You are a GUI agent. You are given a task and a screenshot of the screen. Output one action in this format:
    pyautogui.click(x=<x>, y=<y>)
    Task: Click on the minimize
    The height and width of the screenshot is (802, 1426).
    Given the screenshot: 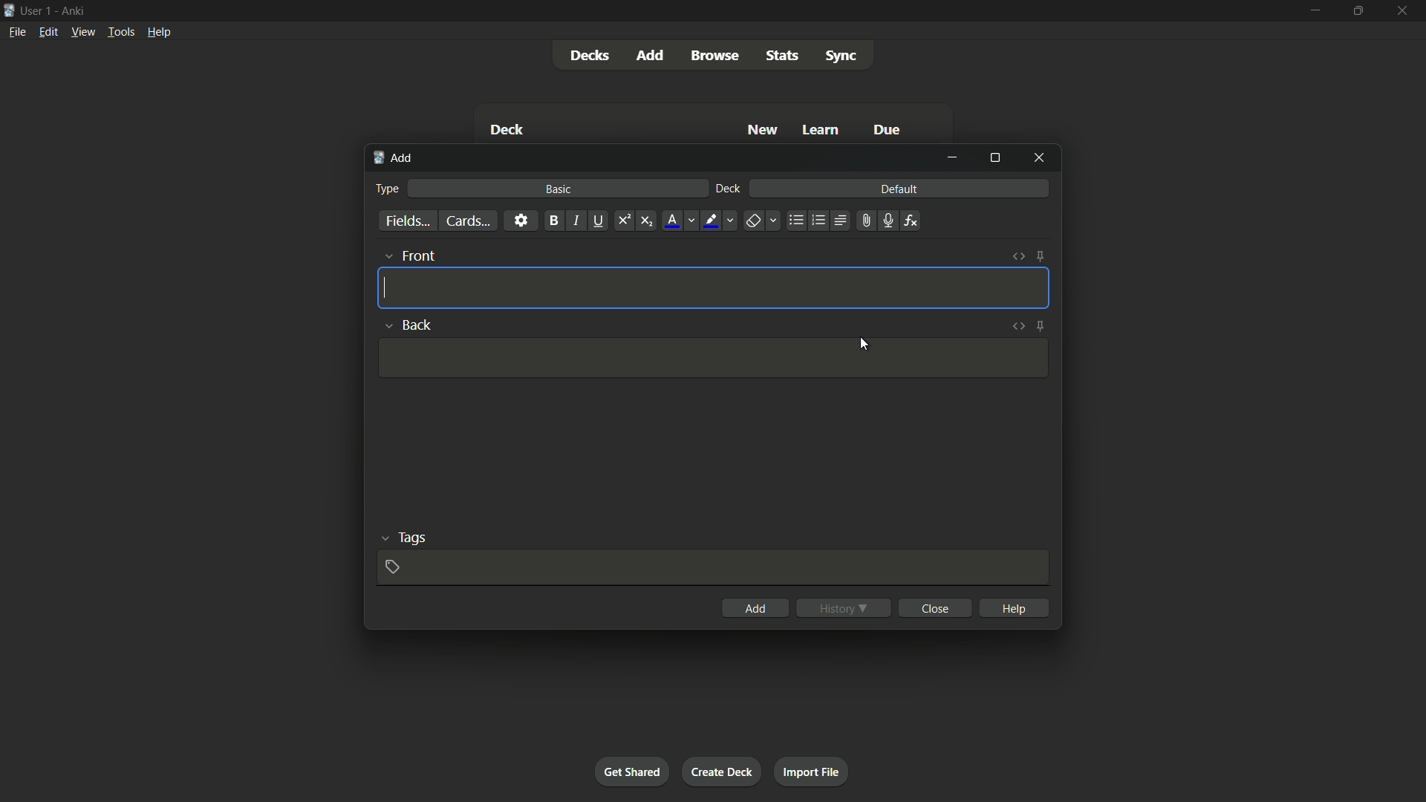 What is the action you would take?
    pyautogui.click(x=1314, y=11)
    